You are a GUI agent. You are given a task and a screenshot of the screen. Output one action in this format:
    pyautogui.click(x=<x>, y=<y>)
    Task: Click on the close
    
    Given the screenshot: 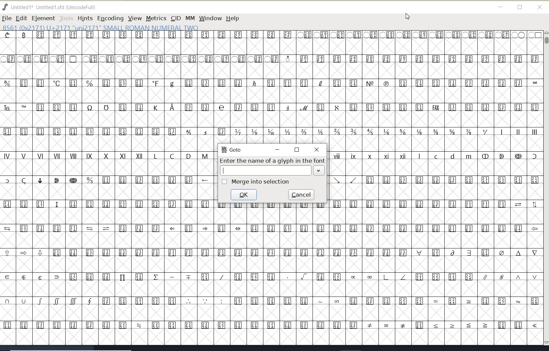 What is the action you would take?
    pyautogui.click(x=540, y=7)
    